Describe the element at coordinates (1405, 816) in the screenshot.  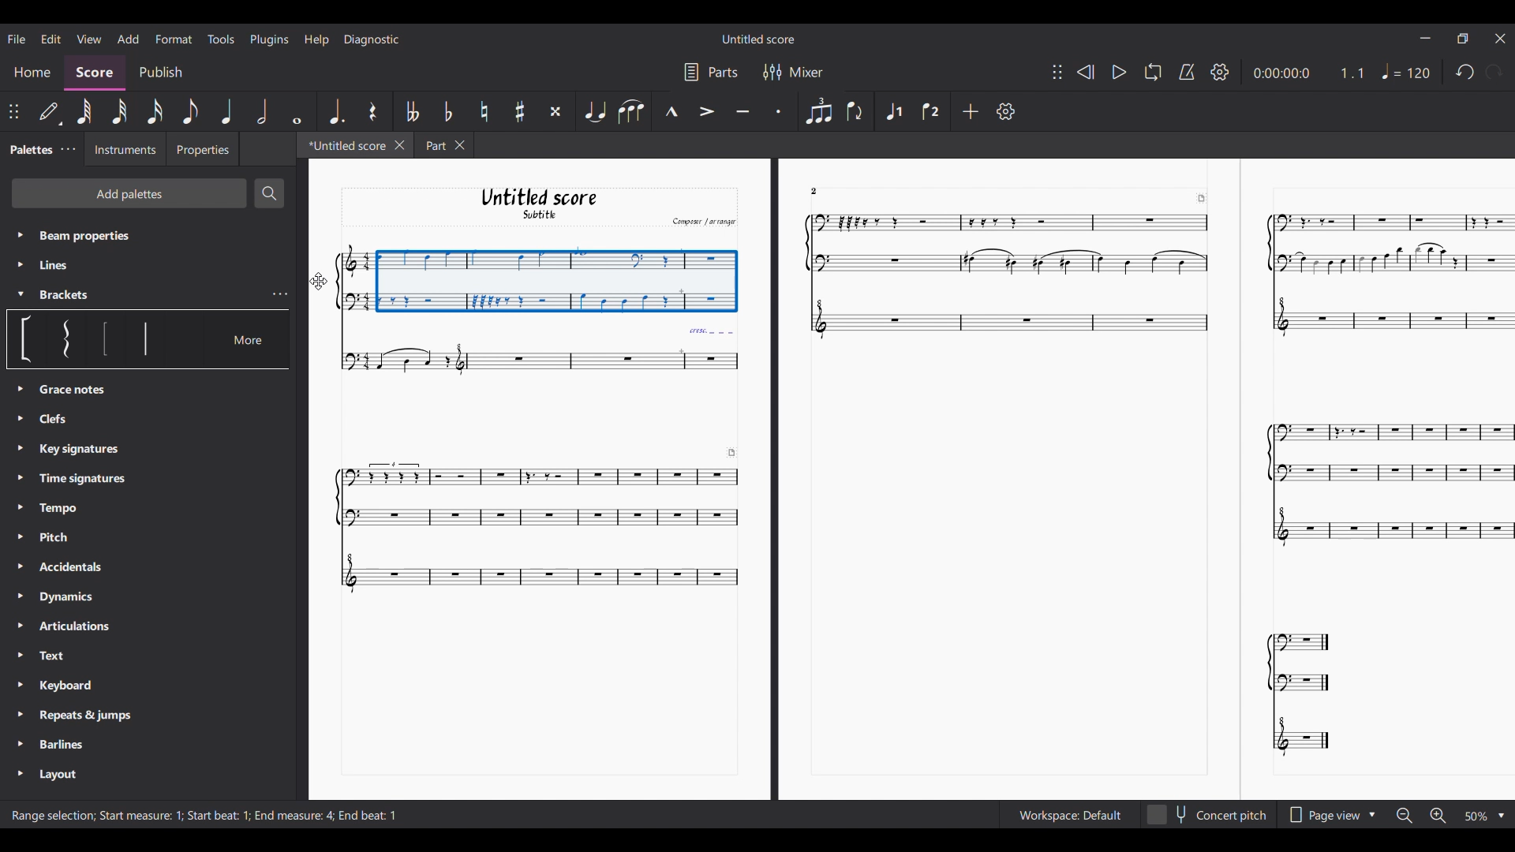
I see `Zoom out` at that location.